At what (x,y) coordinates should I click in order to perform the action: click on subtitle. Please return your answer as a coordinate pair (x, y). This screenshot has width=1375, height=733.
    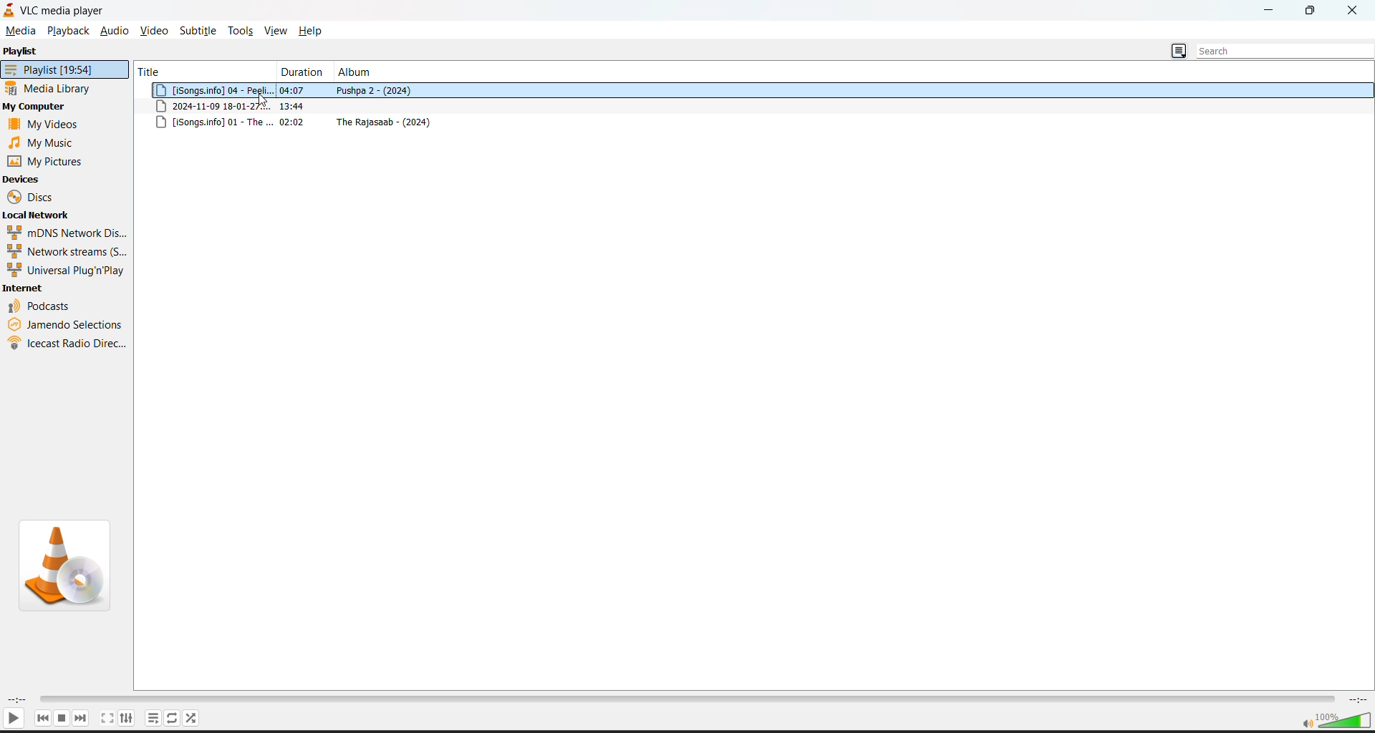
    Looking at the image, I should click on (198, 30).